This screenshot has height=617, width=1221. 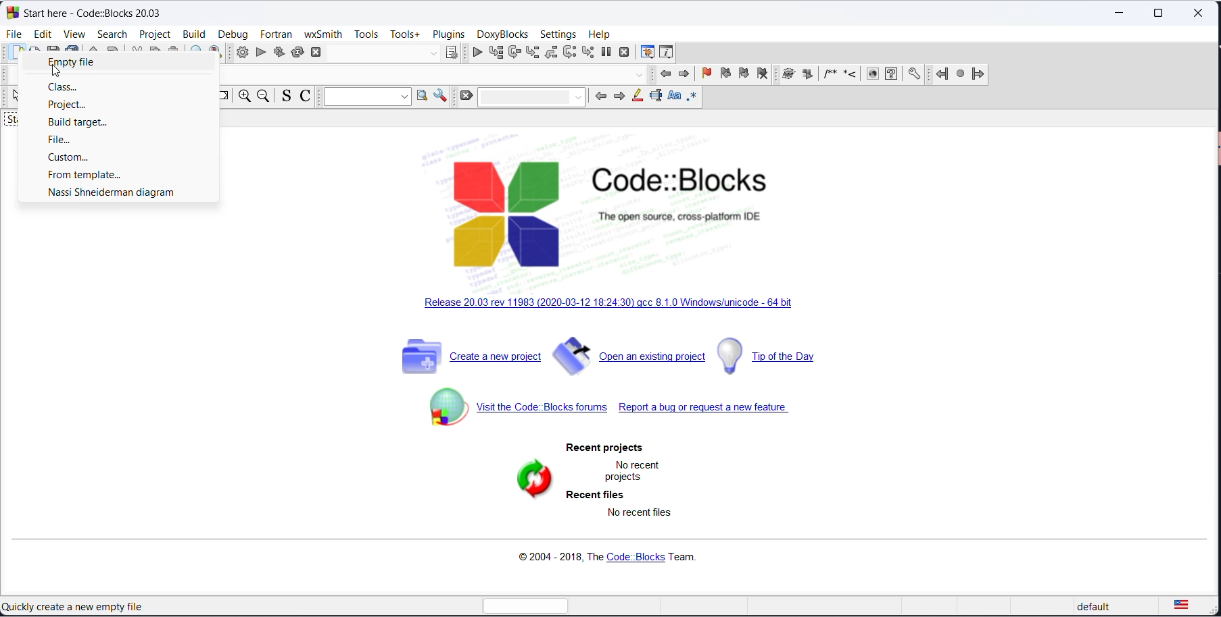 What do you see at coordinates (60, 73) in the screenshot?
I see `cursor` at bounding box center [60, 73].